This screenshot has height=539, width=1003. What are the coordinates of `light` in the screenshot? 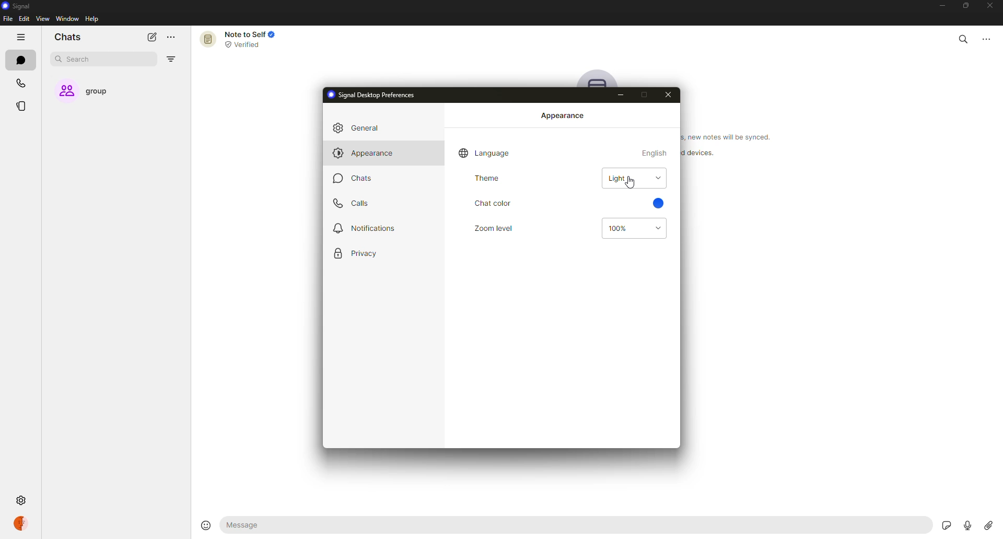 It's located at (628, 179).